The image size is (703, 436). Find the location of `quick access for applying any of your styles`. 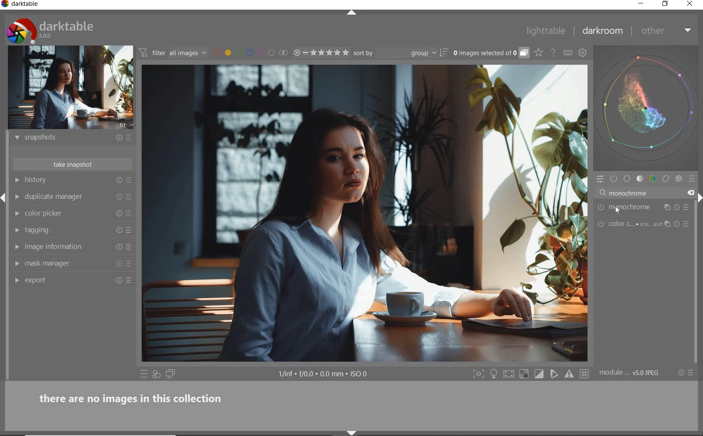

quick access for applying any of your styles is located at coordinates (157, 375).